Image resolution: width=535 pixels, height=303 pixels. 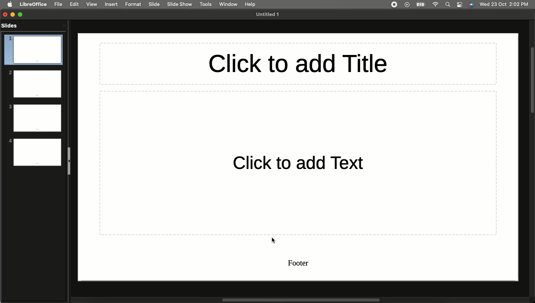 I want to click on LibreOffice, so click(x=33, y=4).